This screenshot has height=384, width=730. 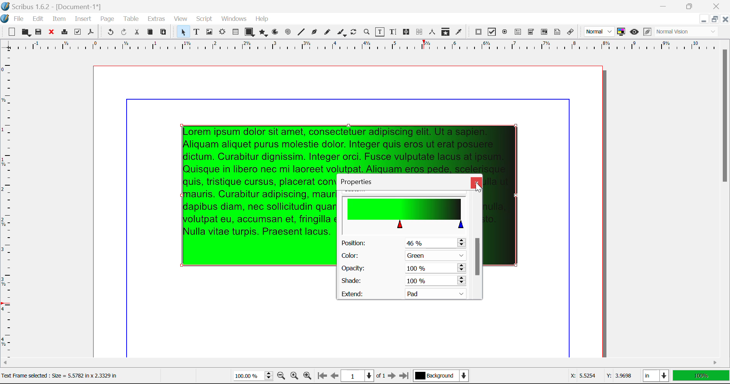 What do you see at coordinates (19, 20) in the screenshot?
I see `File` at bounding box center [19, 20].